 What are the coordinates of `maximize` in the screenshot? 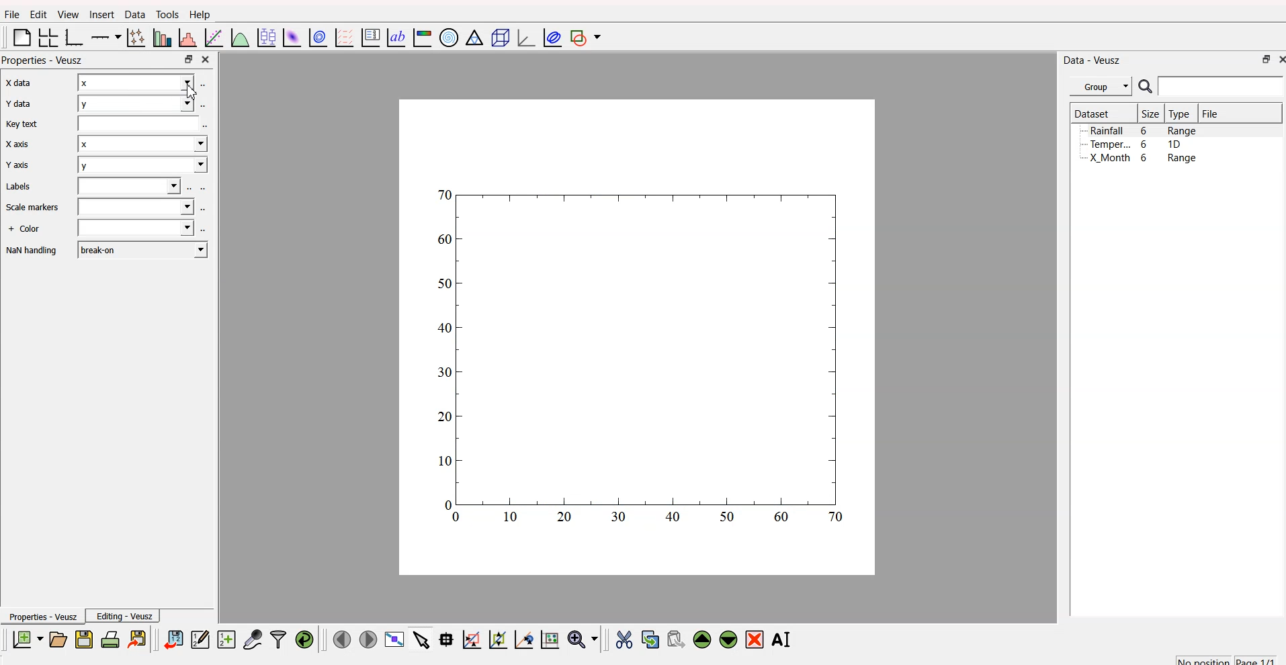 It's located at (1262, 61).